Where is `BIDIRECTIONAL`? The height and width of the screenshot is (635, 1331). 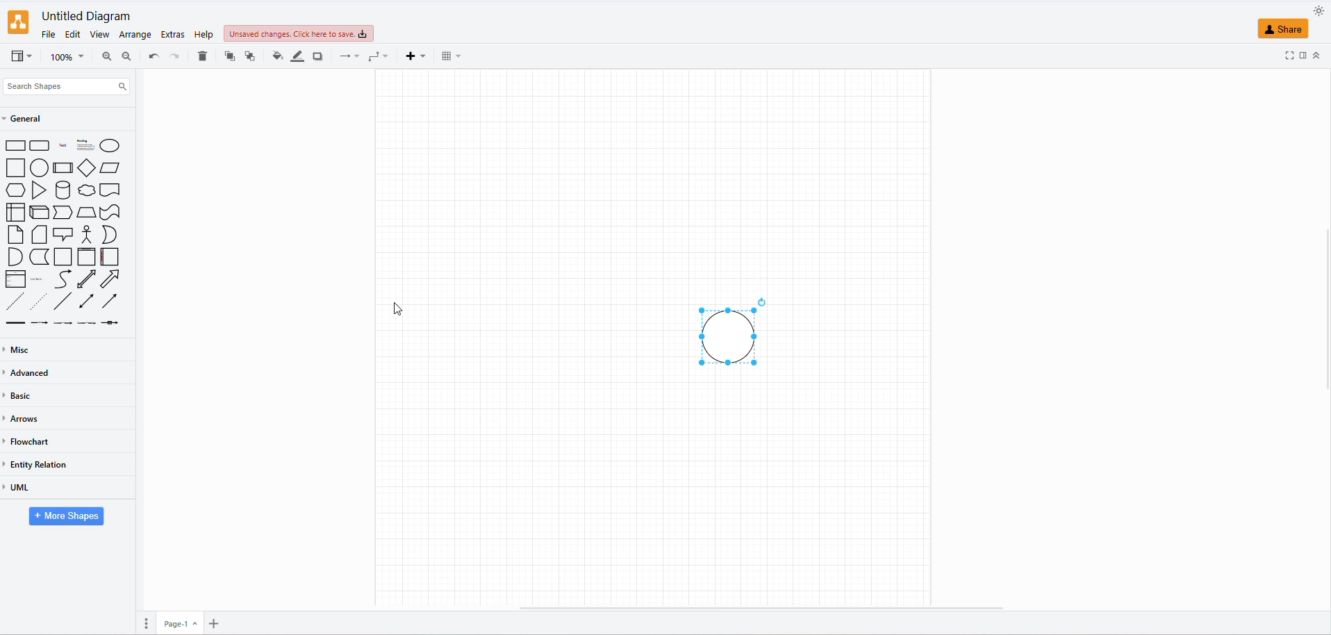 BIDIRECTIONAL is located at coordinates (85, 280).